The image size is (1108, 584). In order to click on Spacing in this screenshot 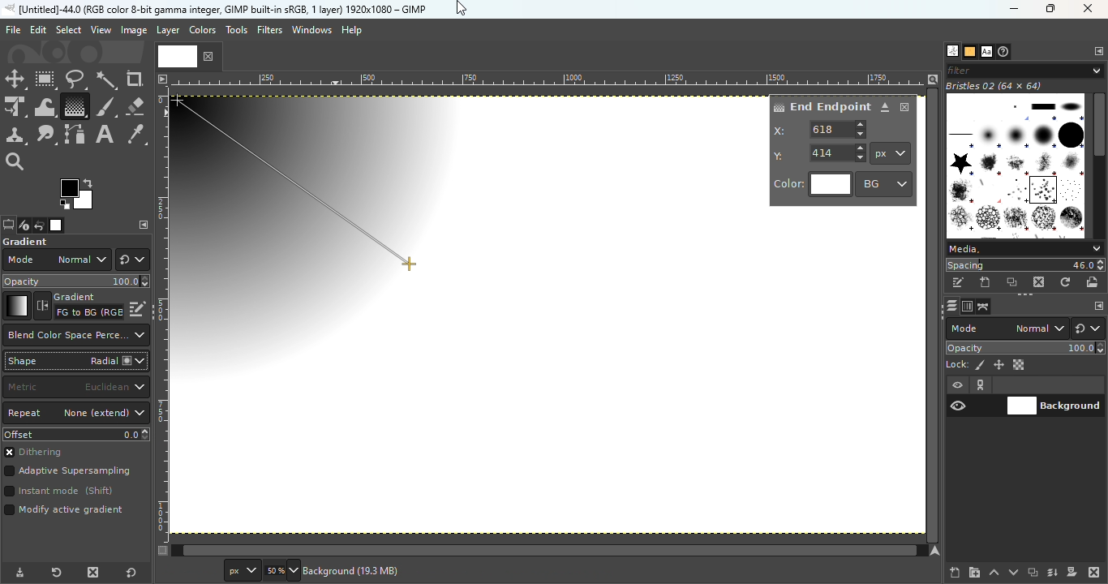, I will do `click(1025, 265)`.